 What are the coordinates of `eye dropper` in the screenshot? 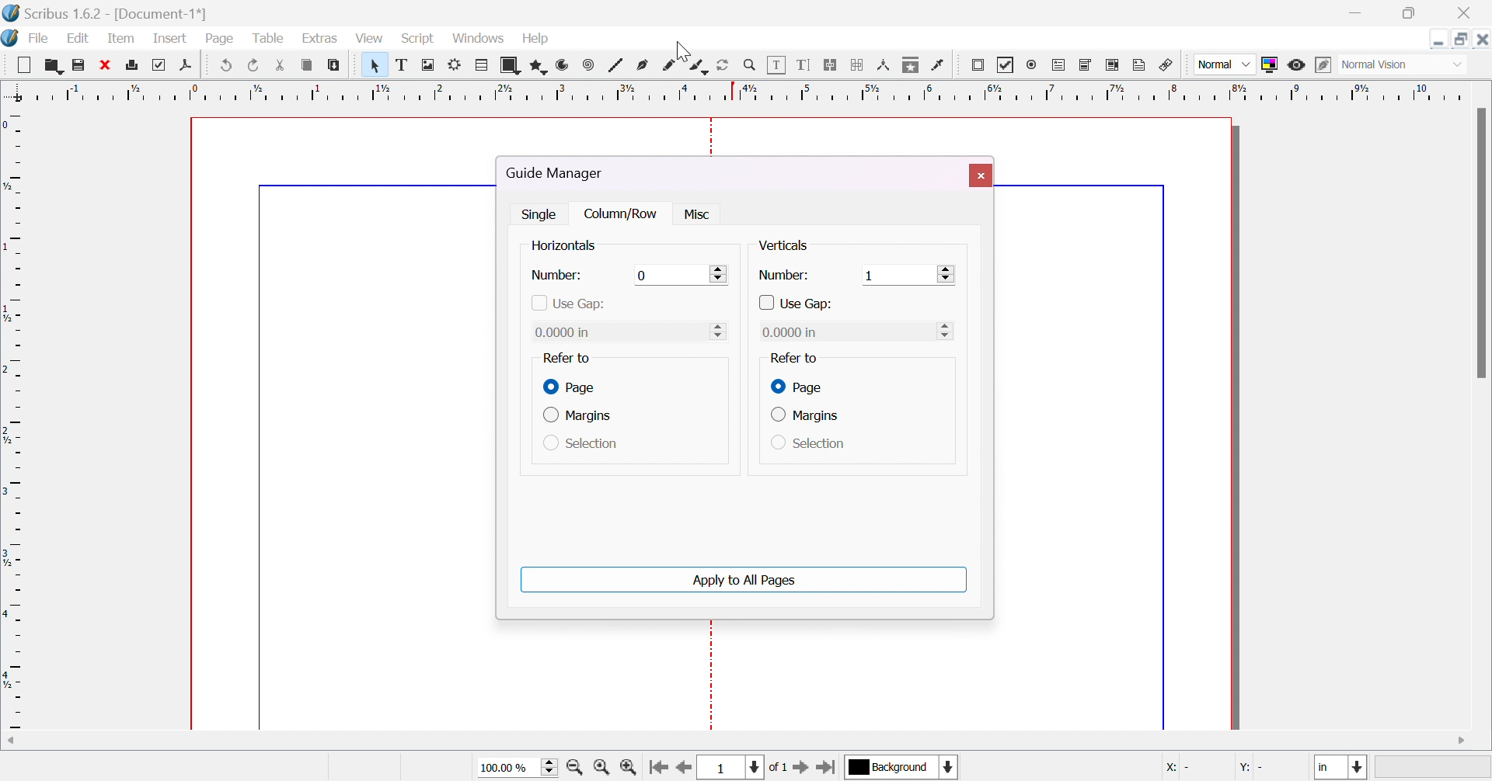 It's located at (940, 67).